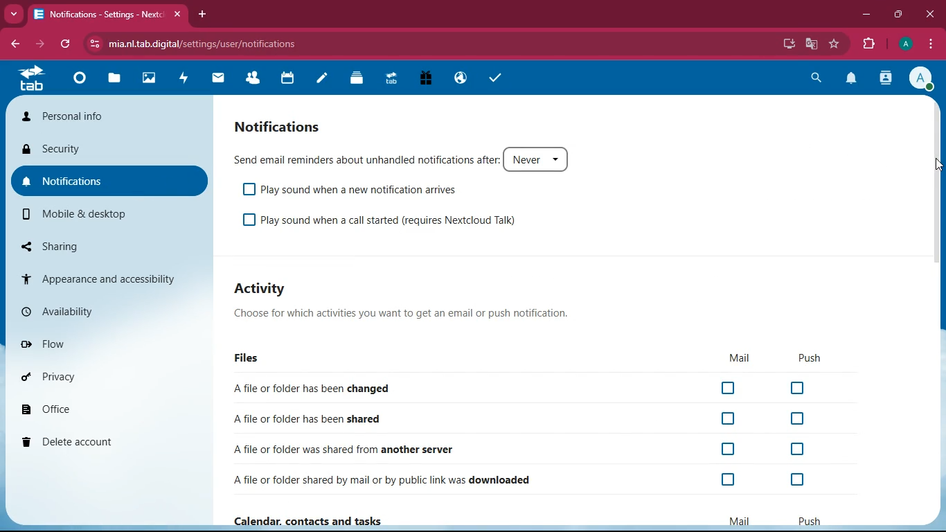 The height and width of the screenshot is (532, 946). I want to click on google translate, so click(813, 42).